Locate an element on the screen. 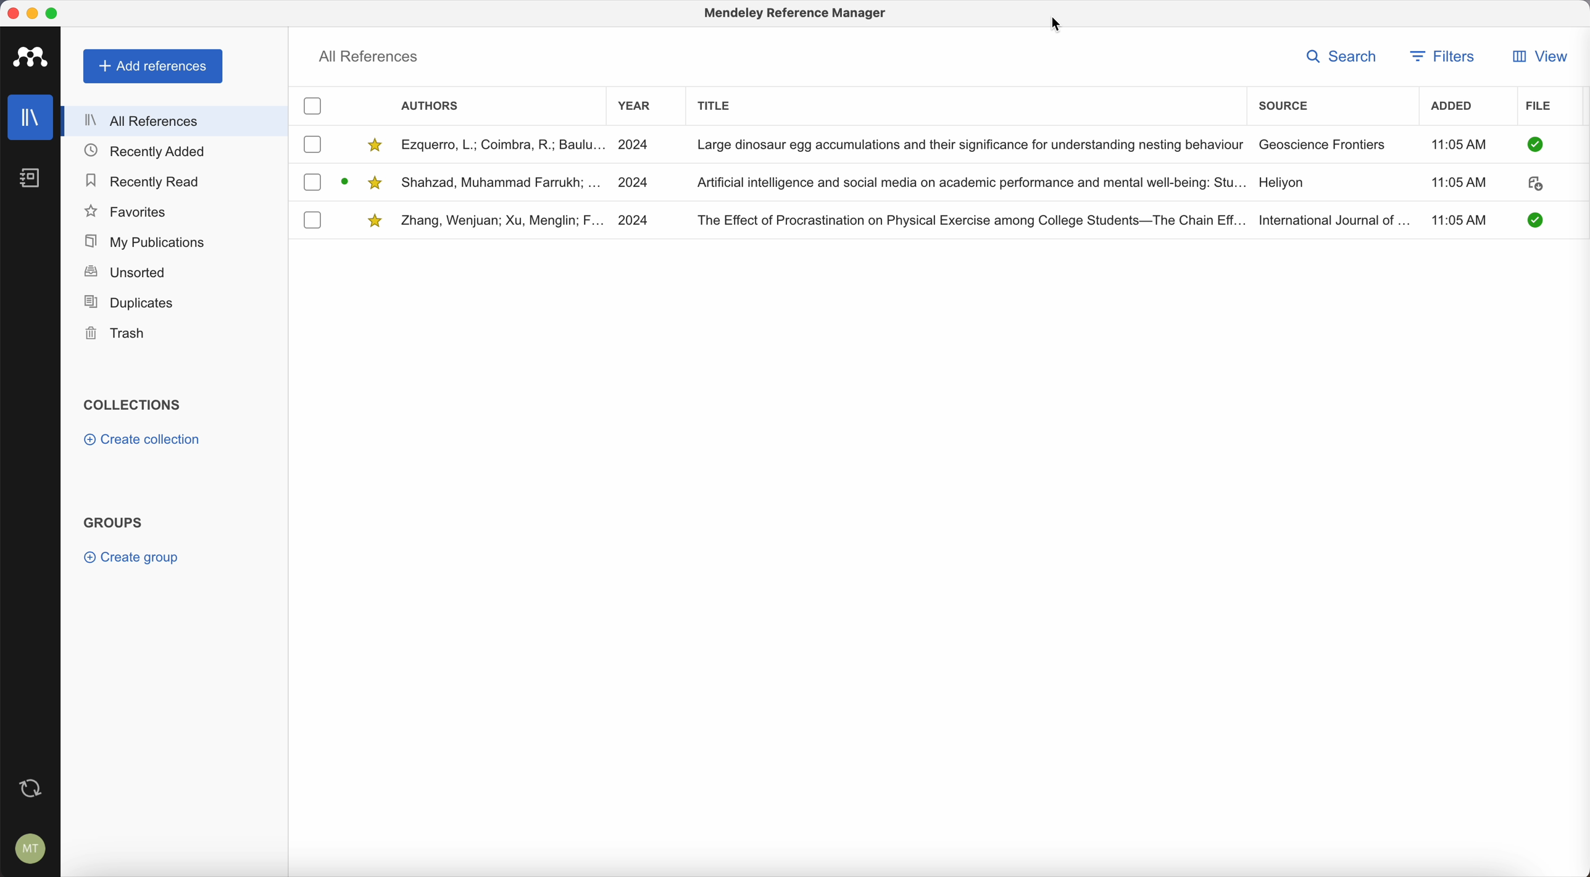 Image resolution: width=1590 pixels, height=877 pixels. Shahzad, Muhammad Farrukh;... is located at coordinates (503, 181).